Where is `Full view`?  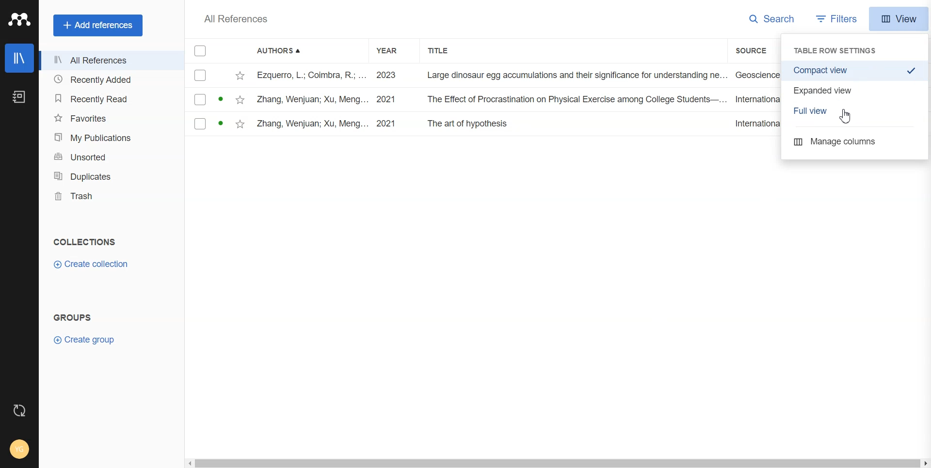
Full view is located at coordinates (857, 111).